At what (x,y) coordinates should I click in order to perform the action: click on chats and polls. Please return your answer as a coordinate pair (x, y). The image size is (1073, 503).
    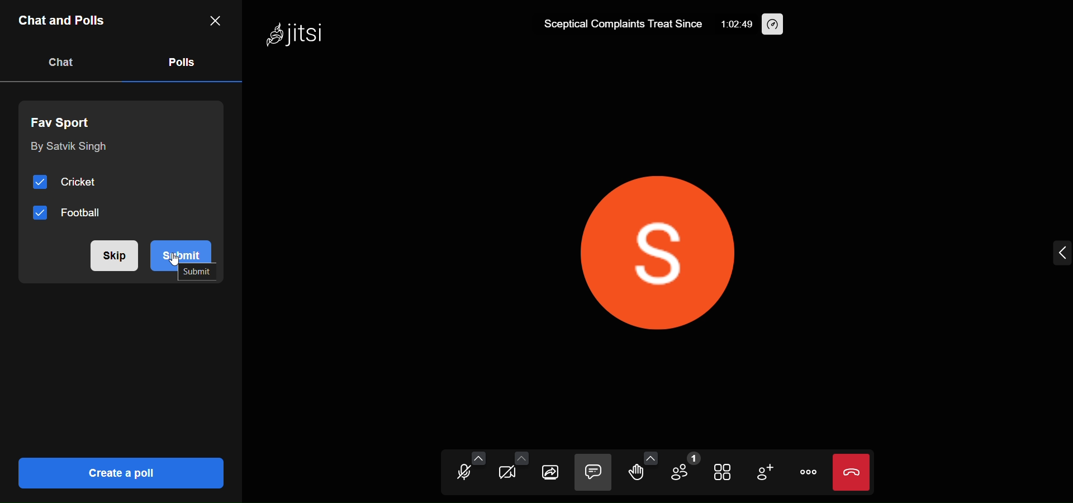
    Looking at the image, I should click on (64, 22).